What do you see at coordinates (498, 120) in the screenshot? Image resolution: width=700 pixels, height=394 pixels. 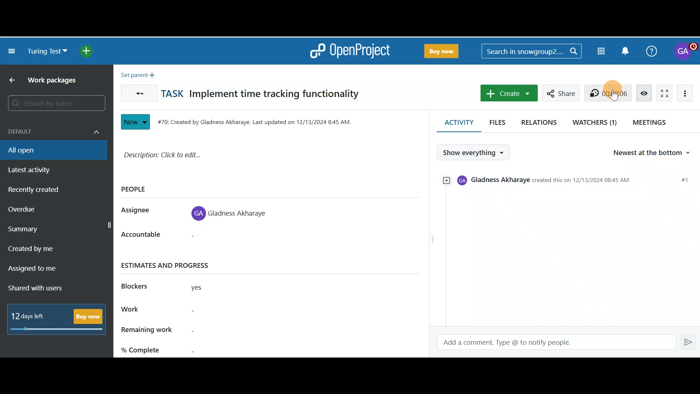 I see `Files` at bounding box center [498, 120].